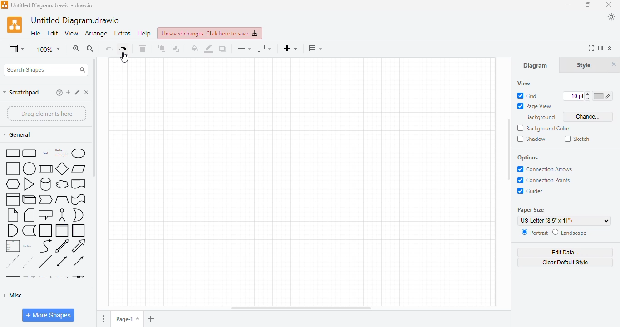 The image size is (620, 327). I want to click on actor, so click(62, 215).